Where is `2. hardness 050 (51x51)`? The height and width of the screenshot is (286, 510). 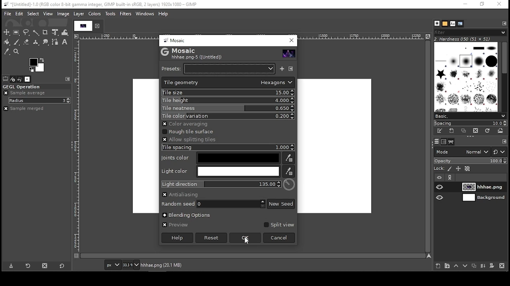 2. hardness 050 (51x51) is located at coordinates (470, 39).